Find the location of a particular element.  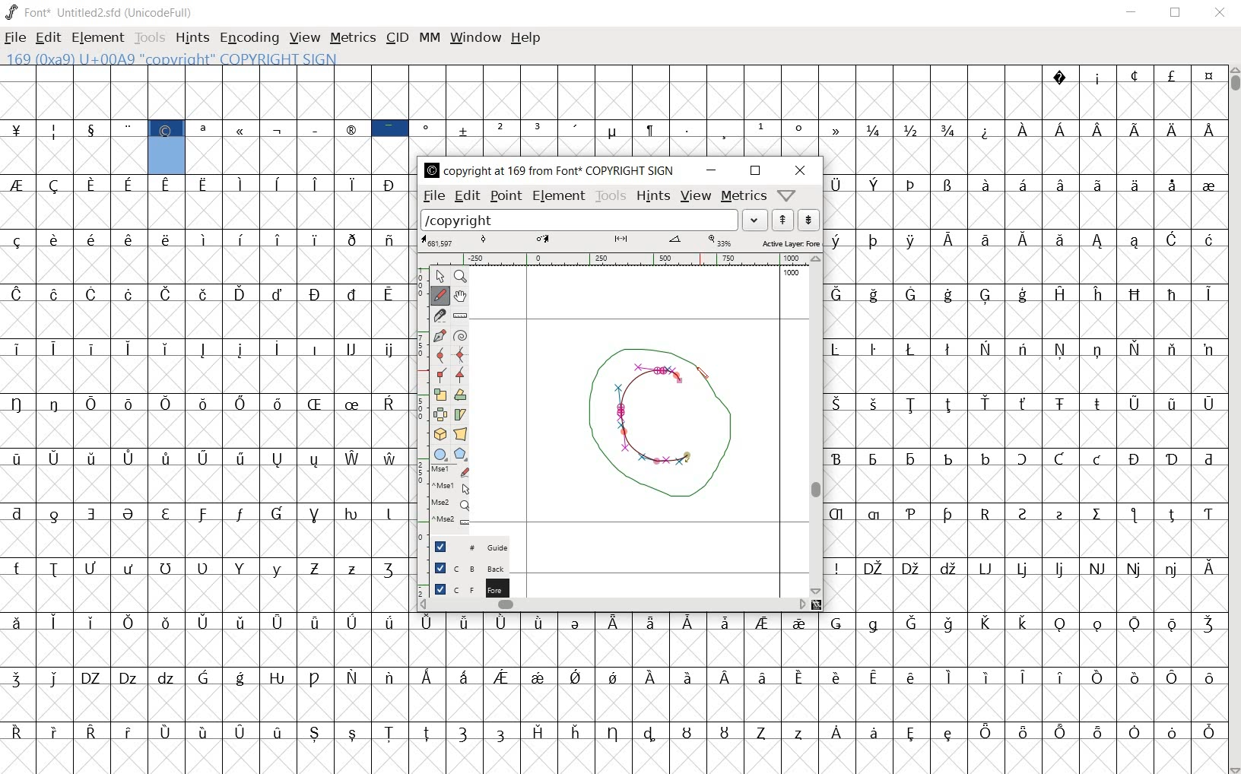

scrollbar is located at coordinates (1233, 420).